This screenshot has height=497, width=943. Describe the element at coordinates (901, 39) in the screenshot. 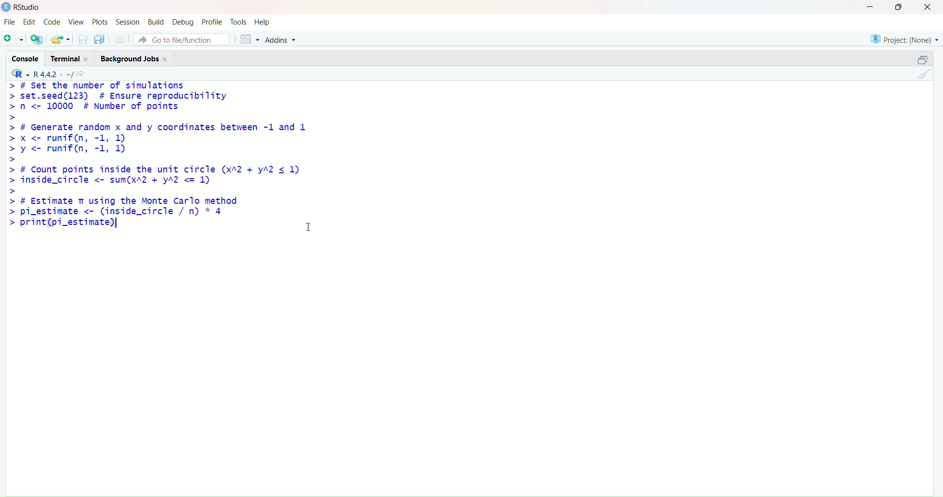

I see `Project (Note)` at that location.